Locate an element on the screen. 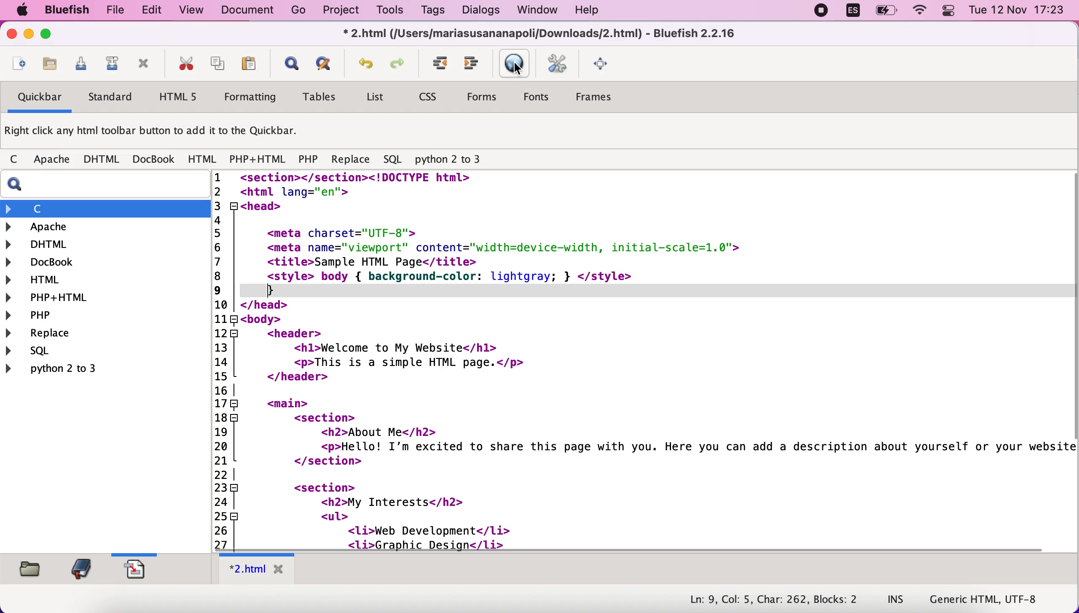 This screenshot has width=1079, height=613. save file as is located at coordinates (114, 64).